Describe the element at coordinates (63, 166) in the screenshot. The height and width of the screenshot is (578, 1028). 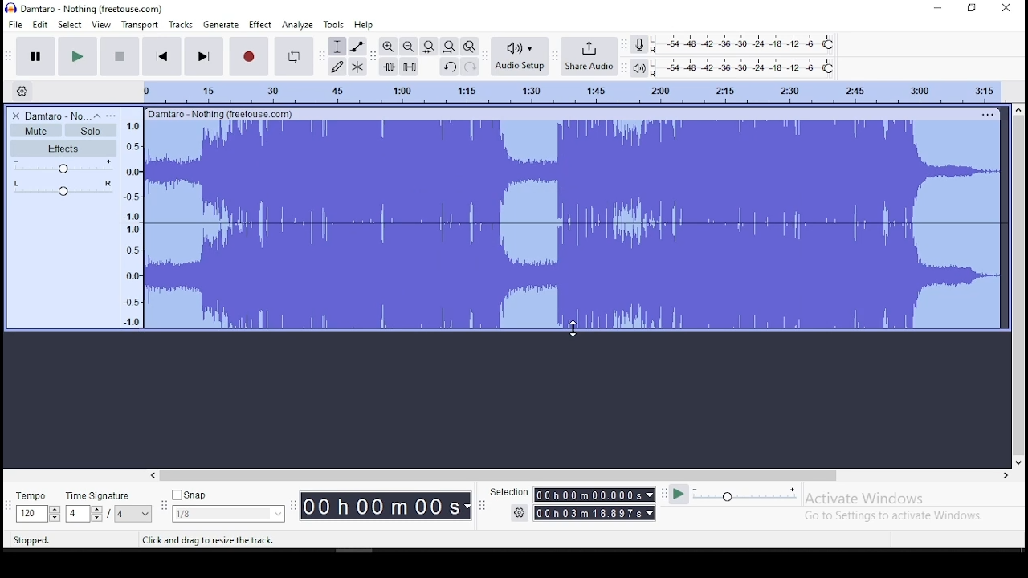
I see `volume` at that location.